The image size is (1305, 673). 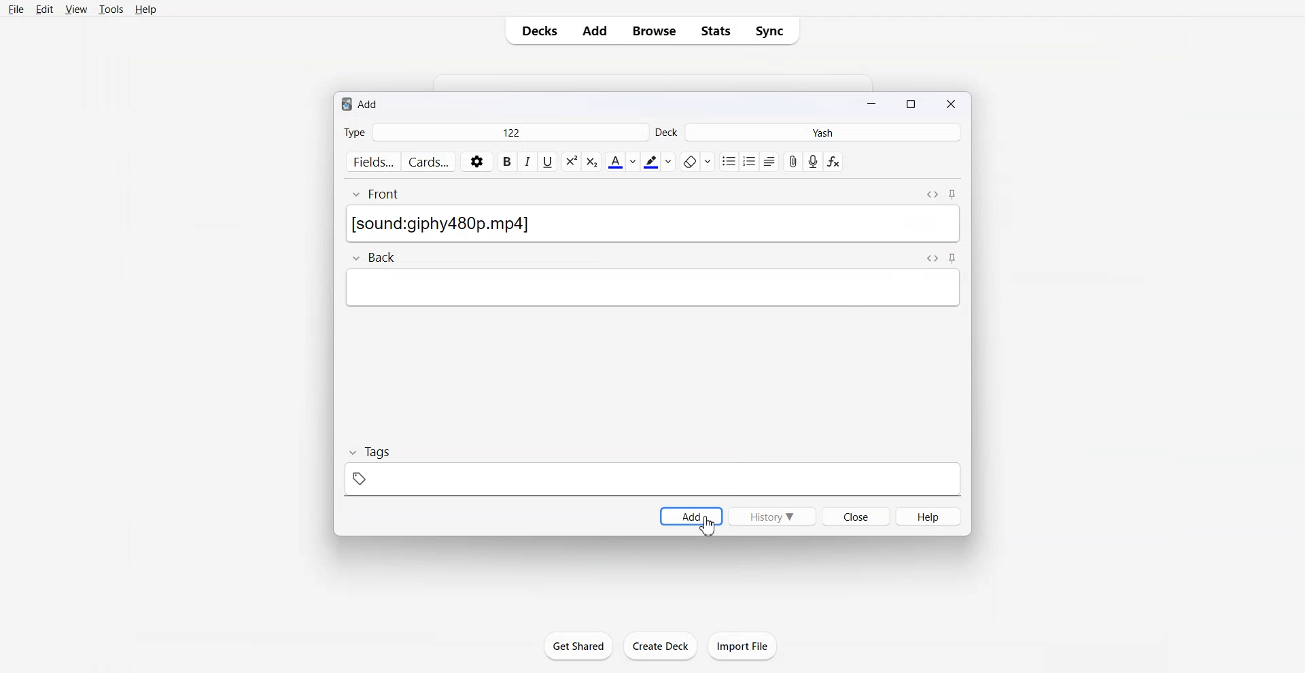 What do you see at coordinates (657, 162) in the screenshot?
I see `Highlight text color` at bounding box center [657, 162].